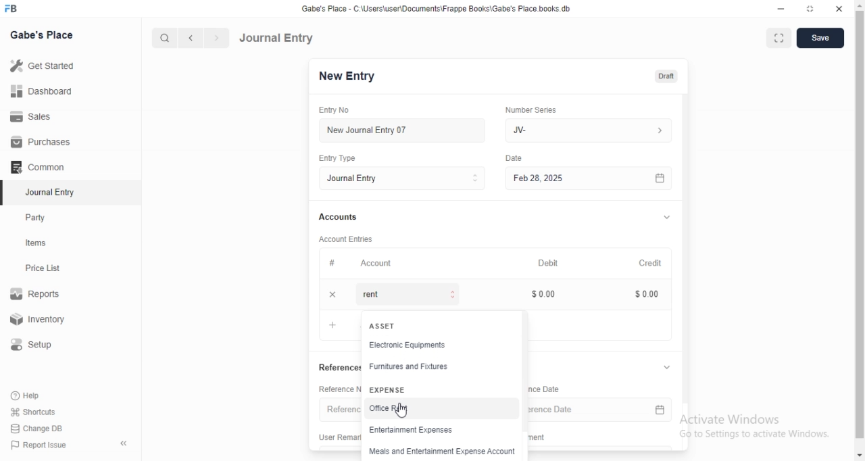  What do you see at coordinates (335, 436) in the screenshot?
I see `User Remark` at bounding box center [335, 436].